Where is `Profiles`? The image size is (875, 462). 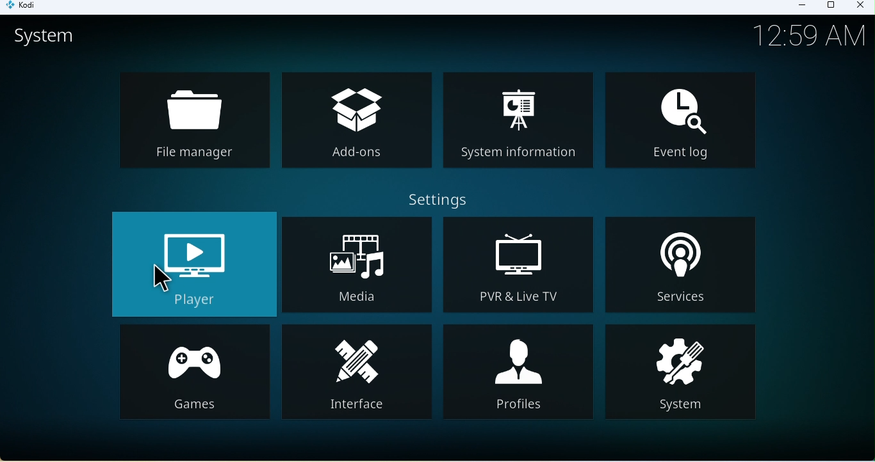
Profiles is located at coordinates (521, 376).